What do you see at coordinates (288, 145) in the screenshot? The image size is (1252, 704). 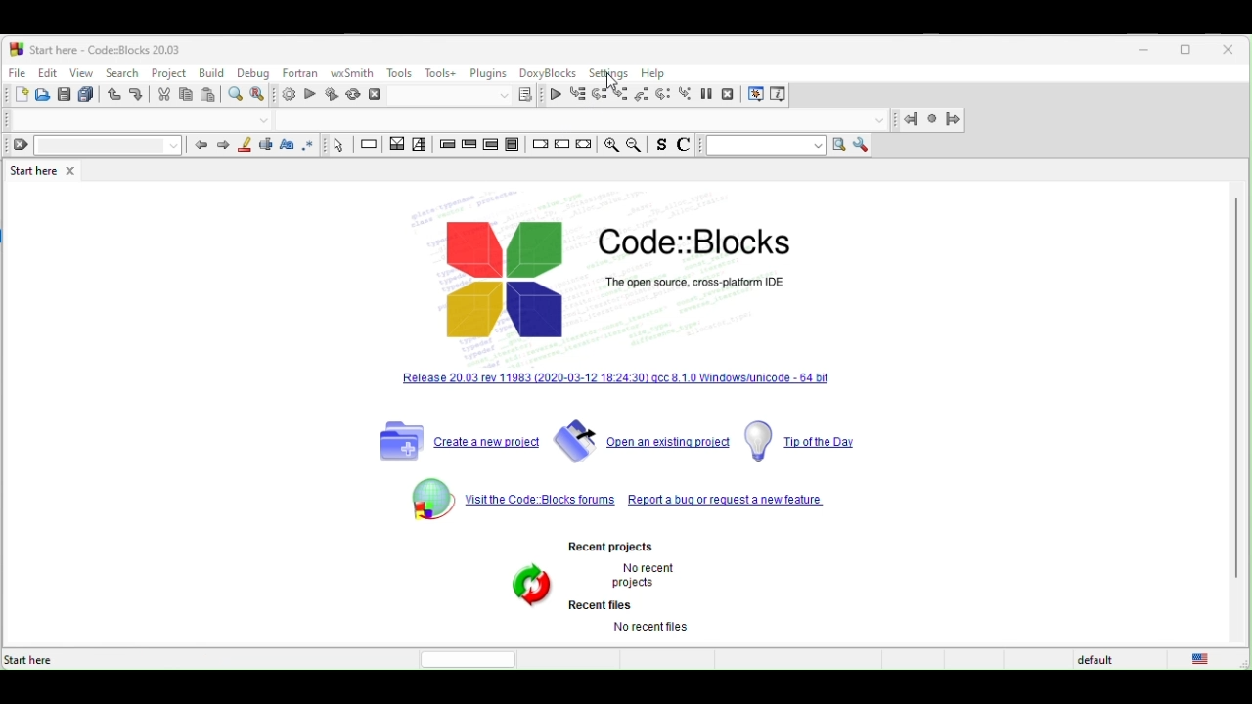 I see `match case` at bounding box center [288, 145].